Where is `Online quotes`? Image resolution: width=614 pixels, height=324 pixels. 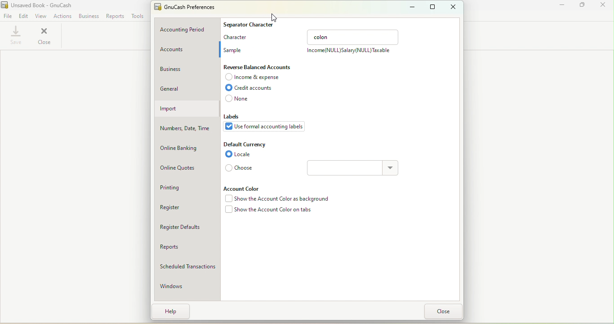
Online quotes is located at coordinates (185, 168).